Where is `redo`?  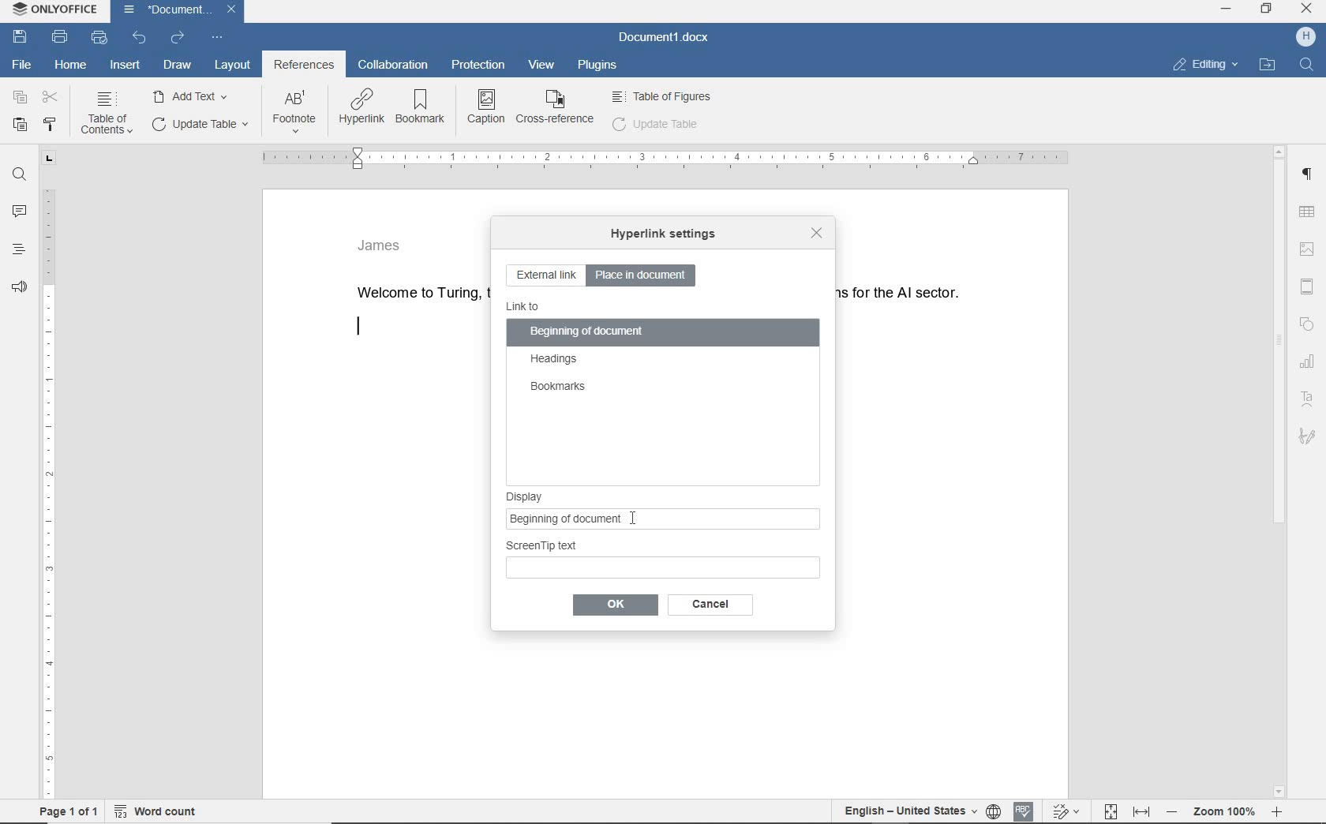
redo is located at coordinates (177, 38).